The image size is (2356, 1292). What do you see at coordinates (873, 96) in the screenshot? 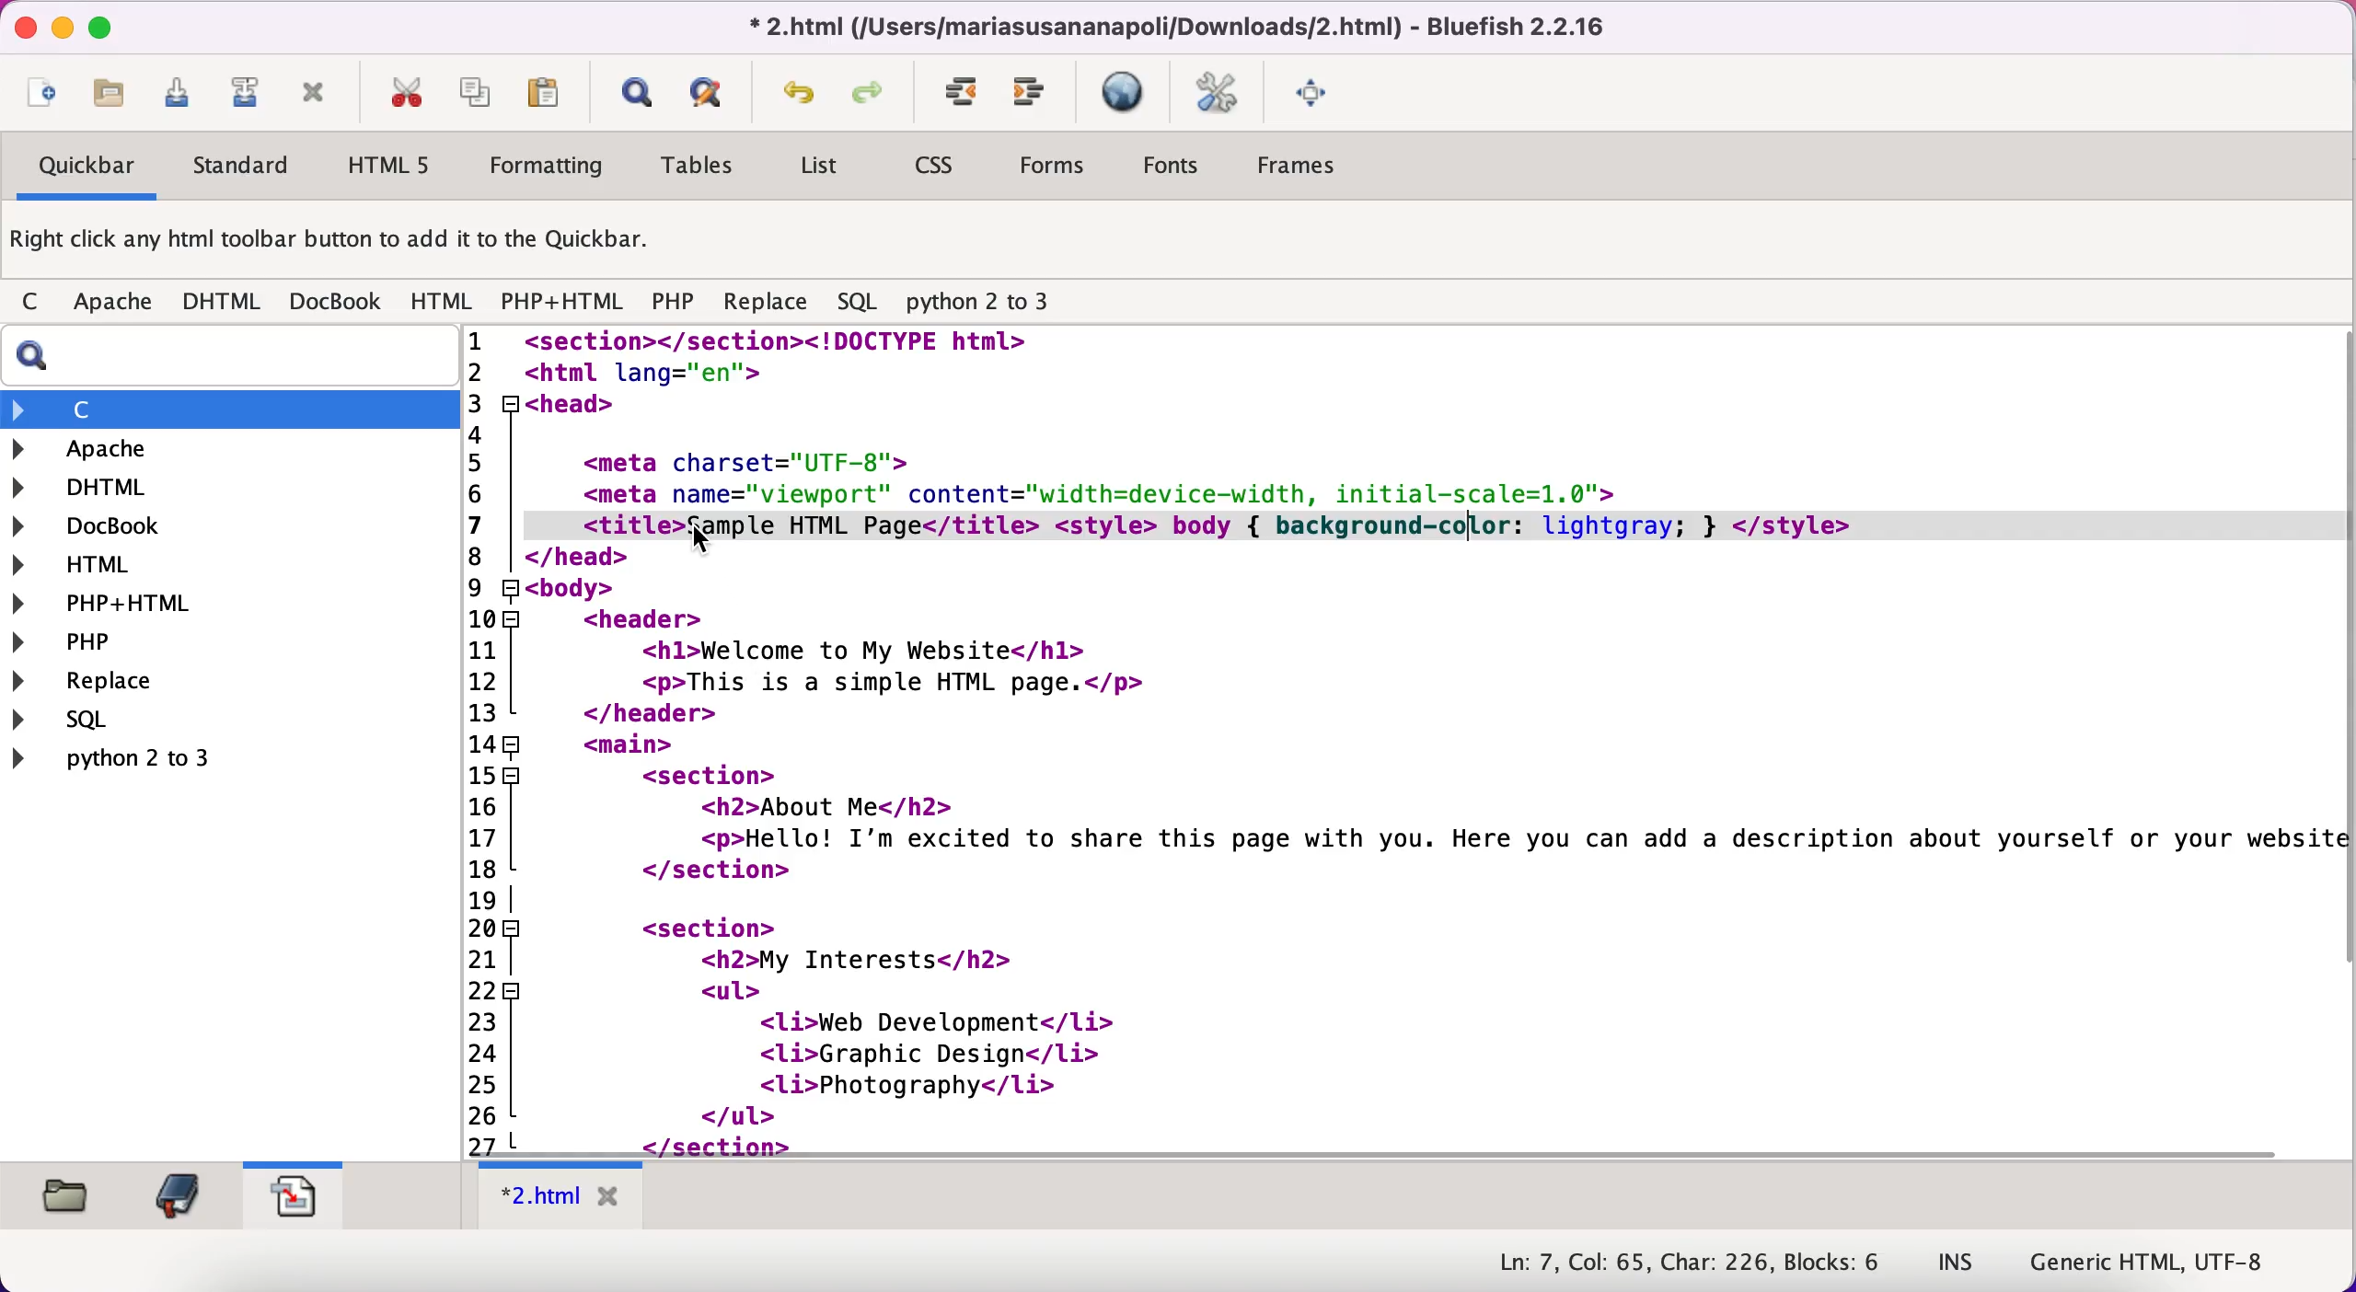
I see `redo` at bounding box center [873, 96].